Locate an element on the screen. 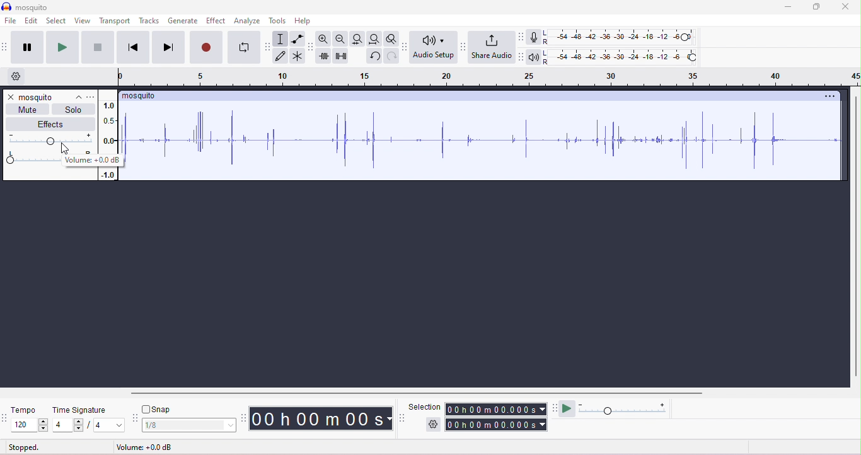  record is located at coordinates (207, 47).